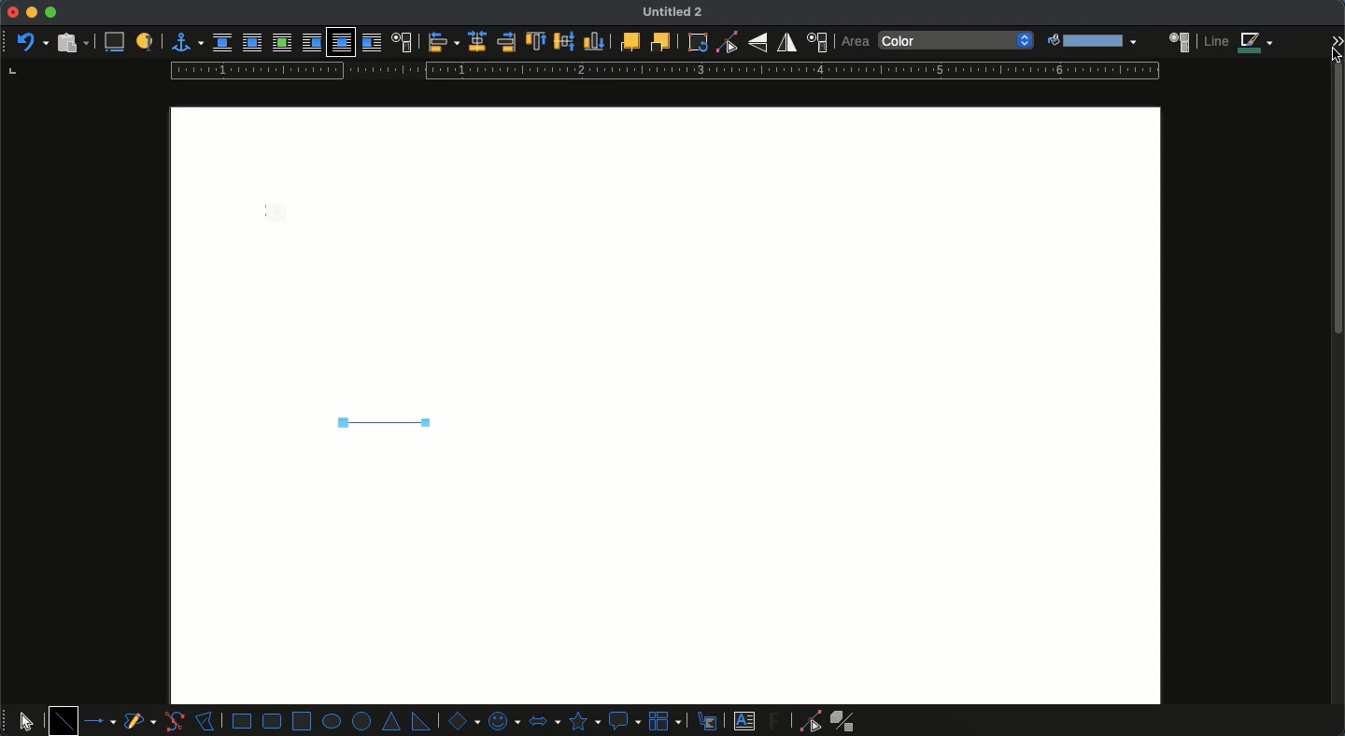 The image size is (1345, 736). I want to click on Toggle point edit mode, so click(727, 43).